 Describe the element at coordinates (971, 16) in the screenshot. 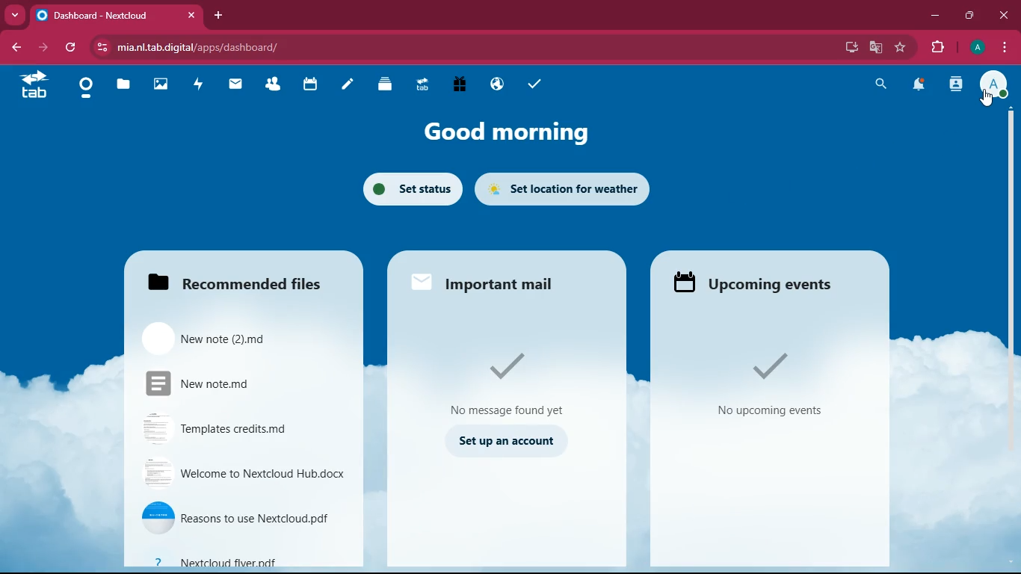

I see `maximize` at that location.